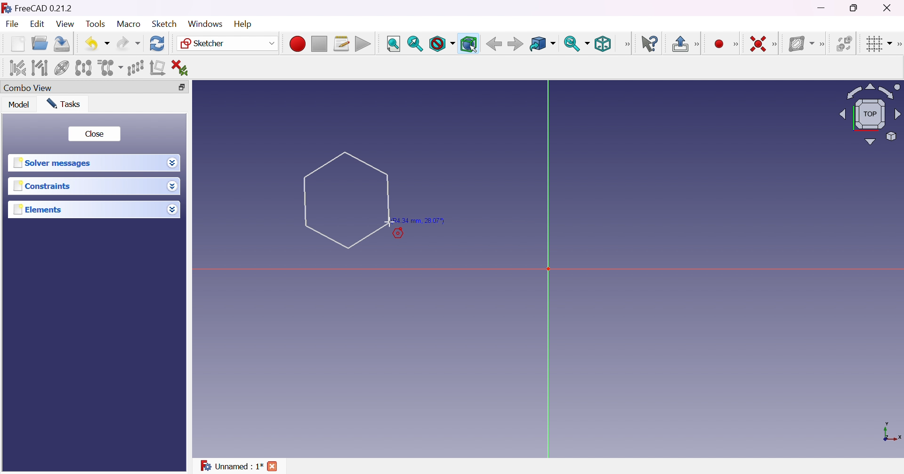 Image resolution: width=904 pixels, height=474 pixels. What do you see at coordinates (576, 43) in the screenshot?
I see `Sync` at bounding box center [576, 43].